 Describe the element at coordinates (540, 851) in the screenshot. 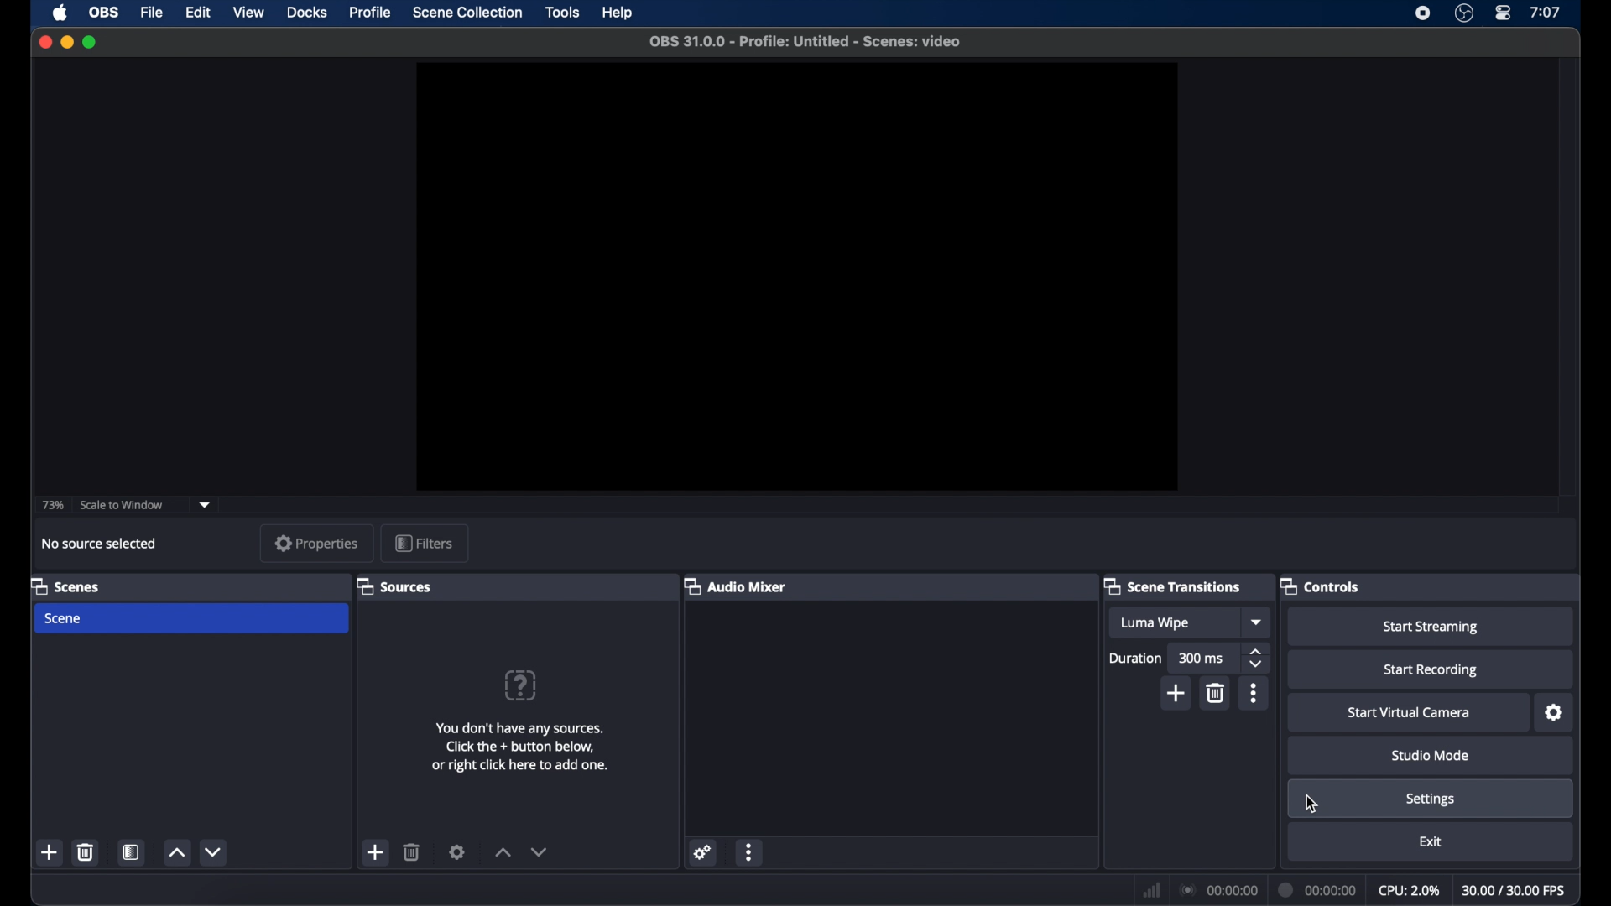

I see `decrement` at that location.